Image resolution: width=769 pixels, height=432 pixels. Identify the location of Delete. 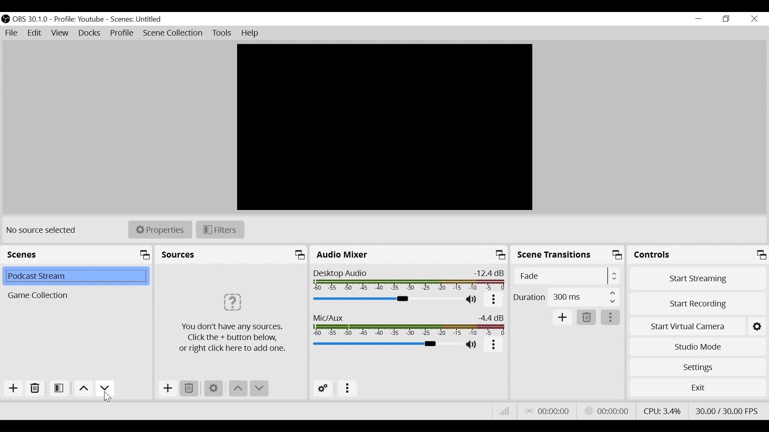
(587, 318).